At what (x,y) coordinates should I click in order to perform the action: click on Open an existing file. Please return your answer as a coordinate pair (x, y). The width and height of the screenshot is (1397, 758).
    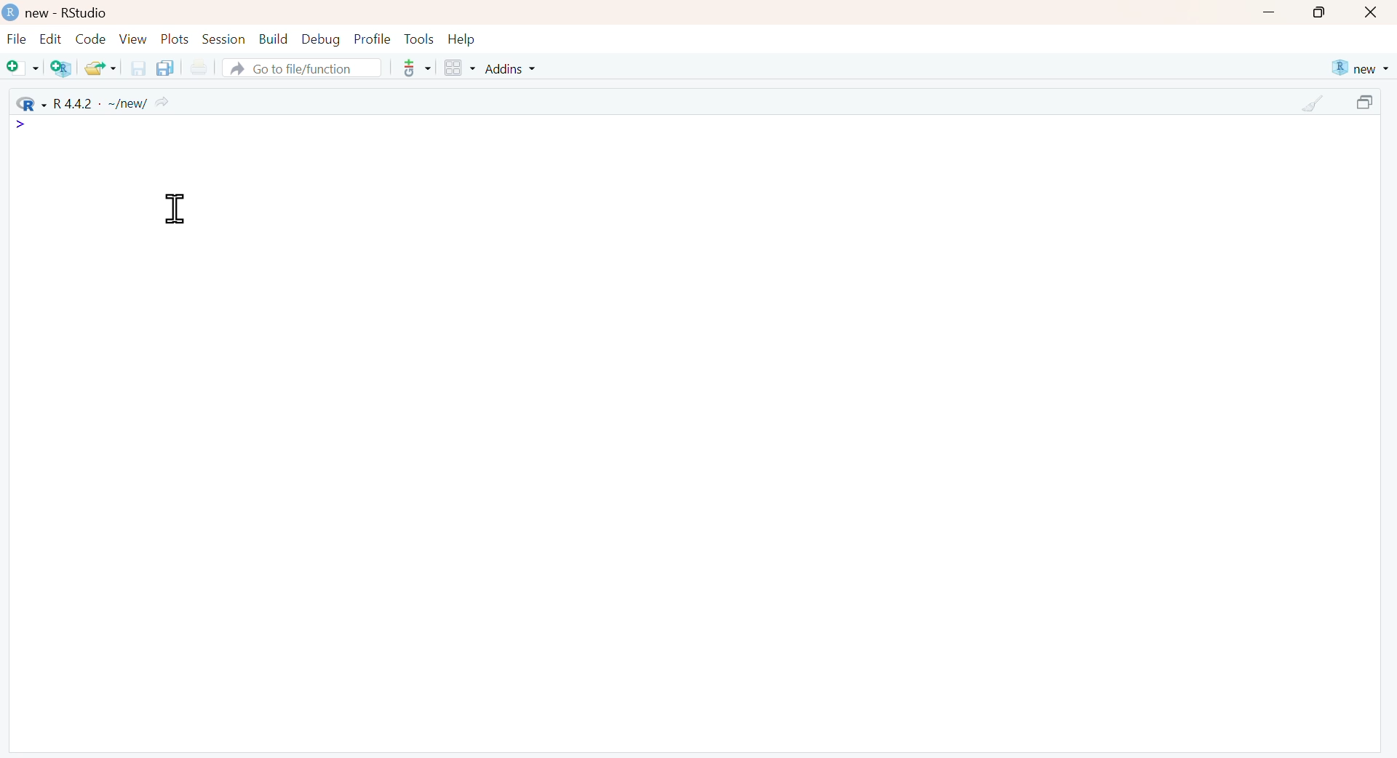
    Looking at the image, I should click on (100, 68).